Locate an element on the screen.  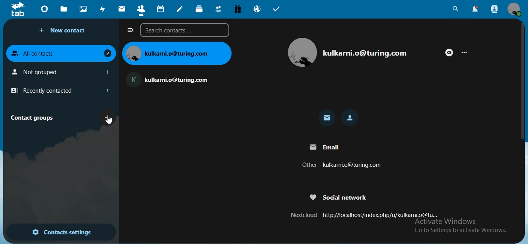
add is located at coordinates (108, 117).